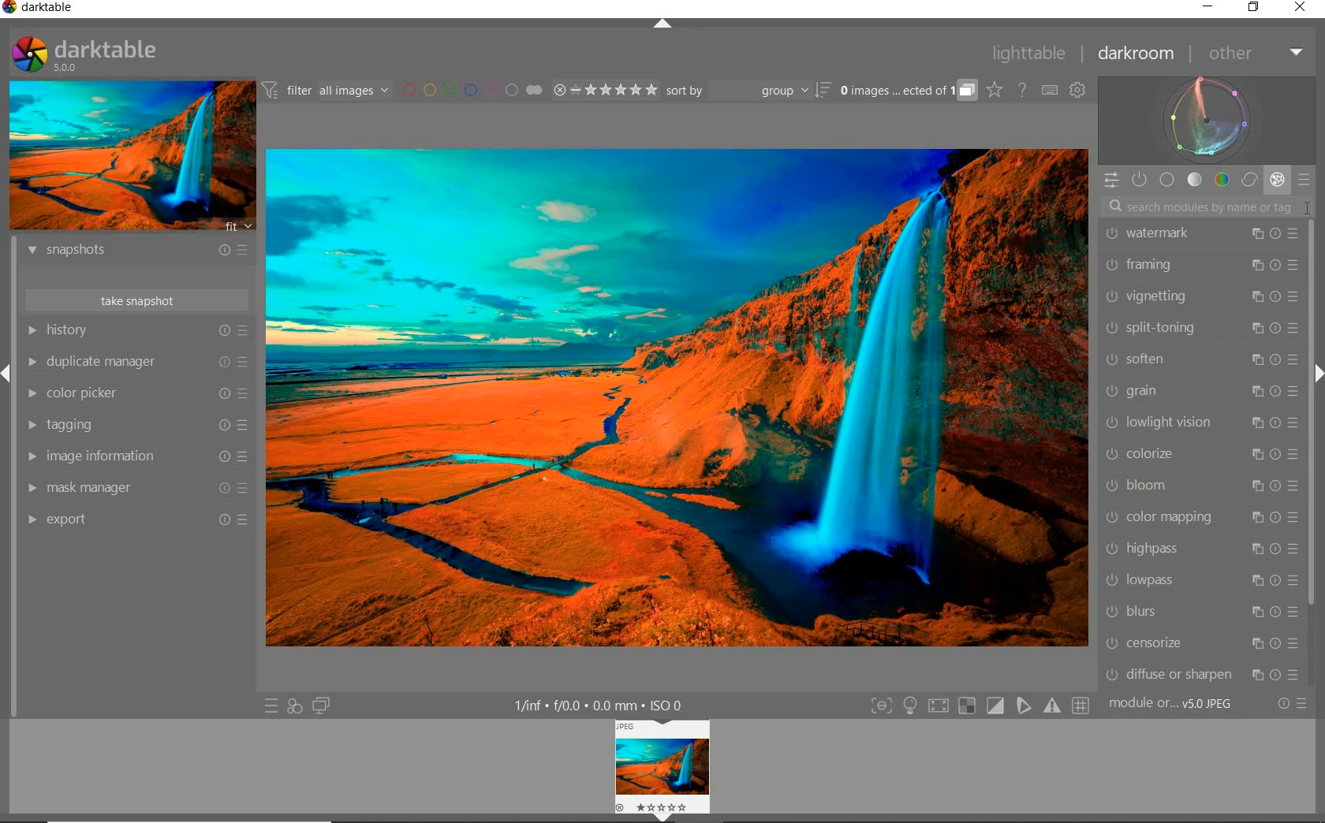 The width and height of the screenshot is (1325, 823). Describe the element at coordinates (1221, 180) in the screenshot. I see `color` at that location.